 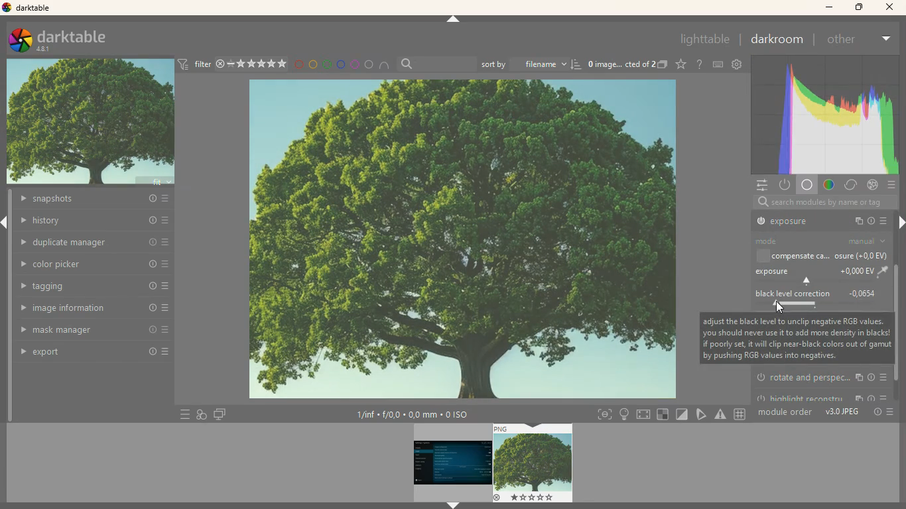 I want to click on info, so click(x=873, y=222).